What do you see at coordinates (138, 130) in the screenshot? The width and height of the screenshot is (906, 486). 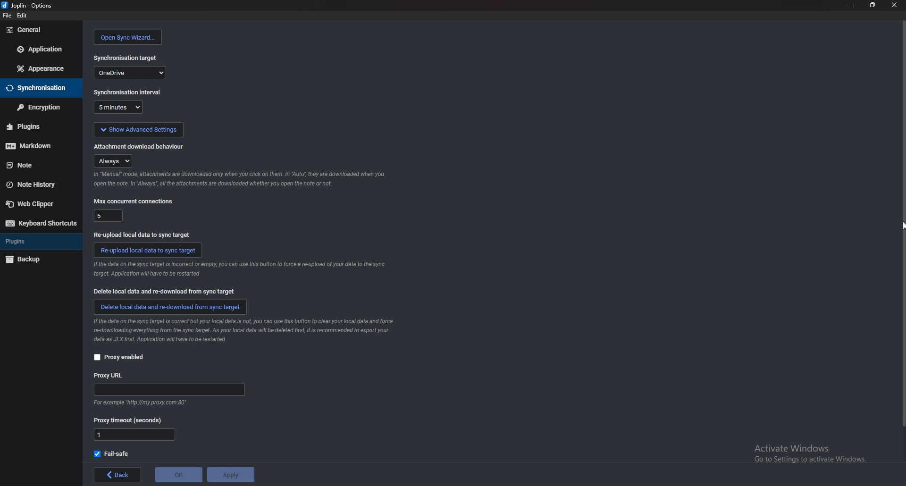 I see `show advanced settings` at bounding box center [138, 130].